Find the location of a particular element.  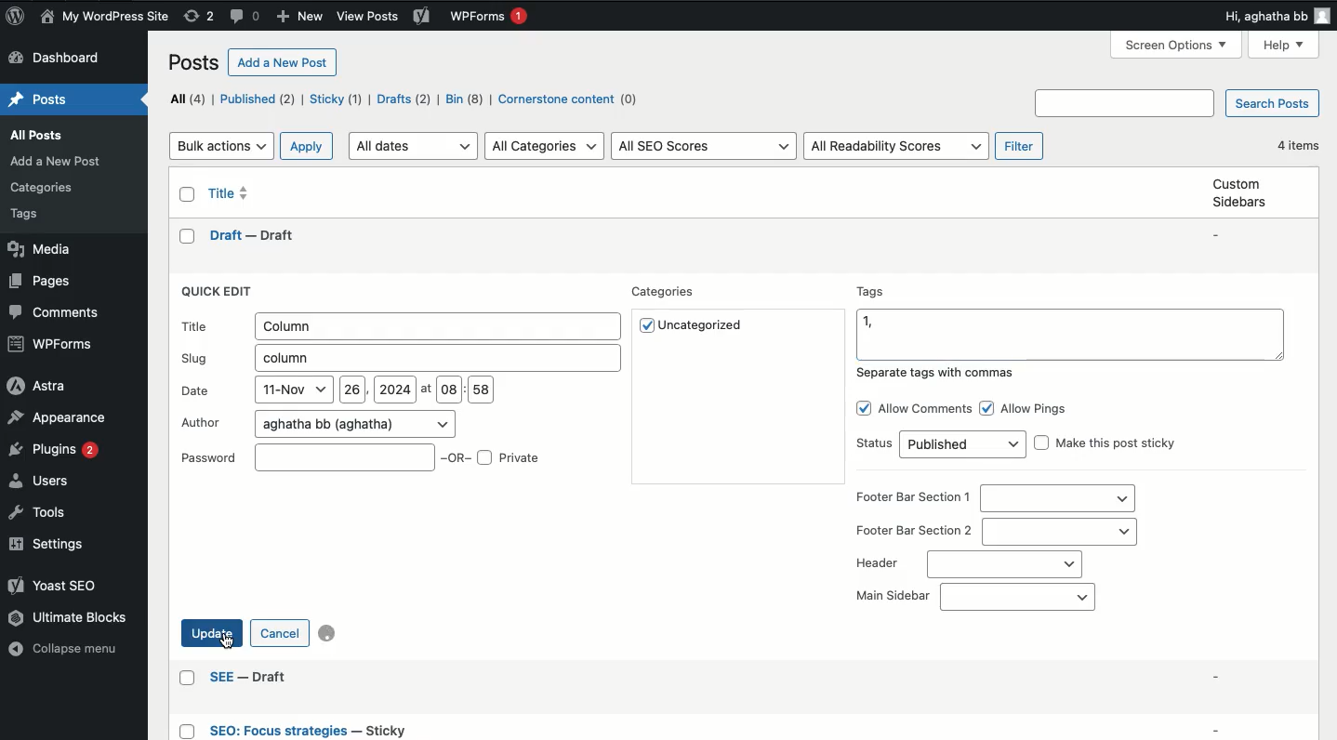

 is located at coordinates (57, 162).